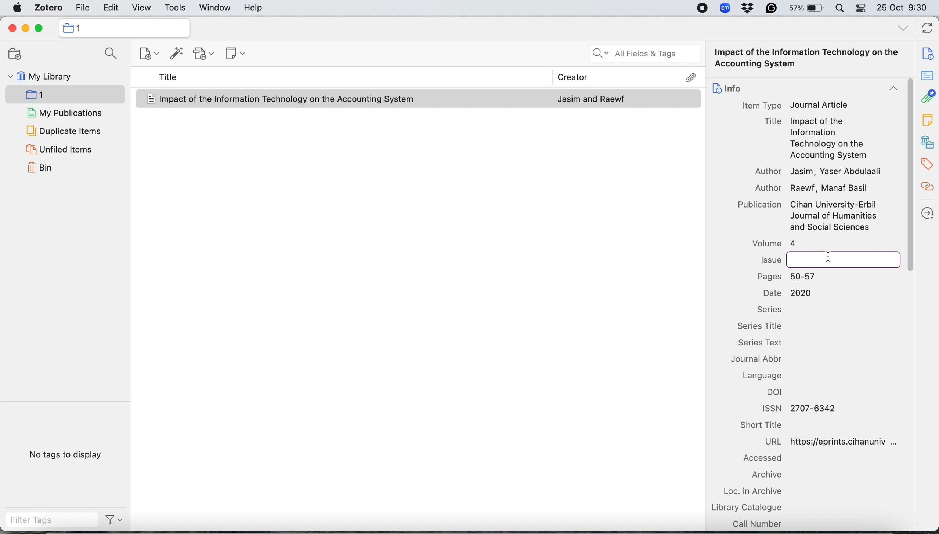 This screenshot has width=939, height=534. What do you see at coordinates (64, 149) in the screenshot?
I see `unfiled items` at bounding box center [64, 149].